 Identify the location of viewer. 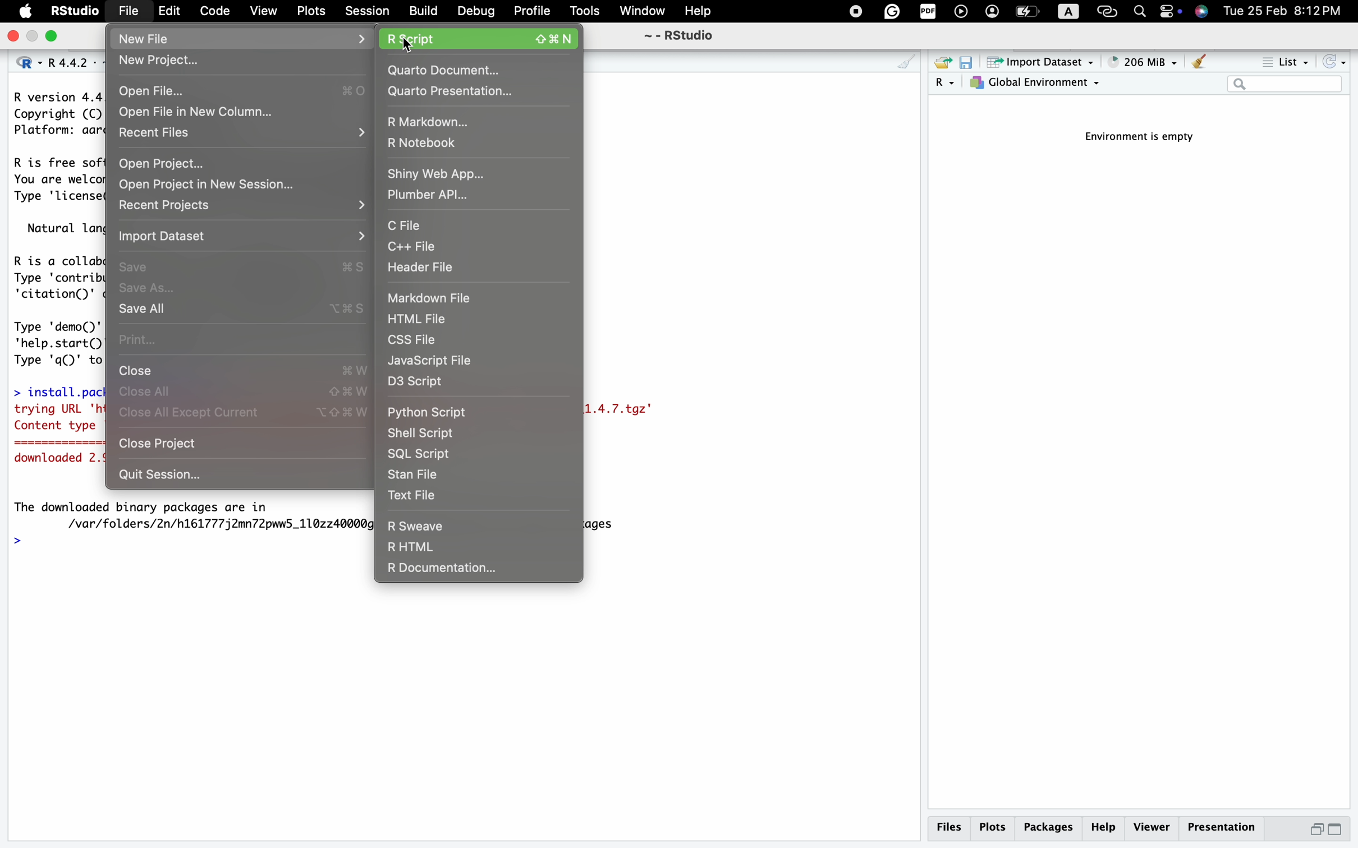
(1151, 828).